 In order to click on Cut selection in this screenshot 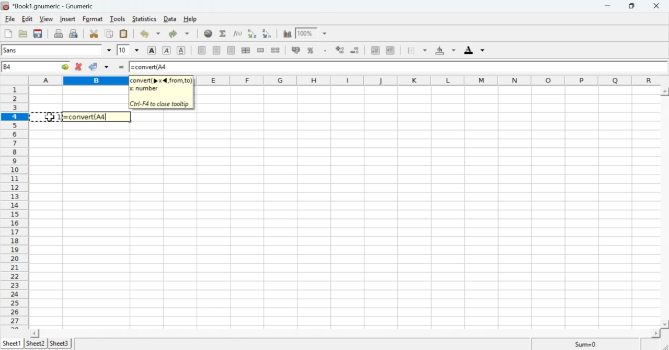, I will do `click(93, 34)`.